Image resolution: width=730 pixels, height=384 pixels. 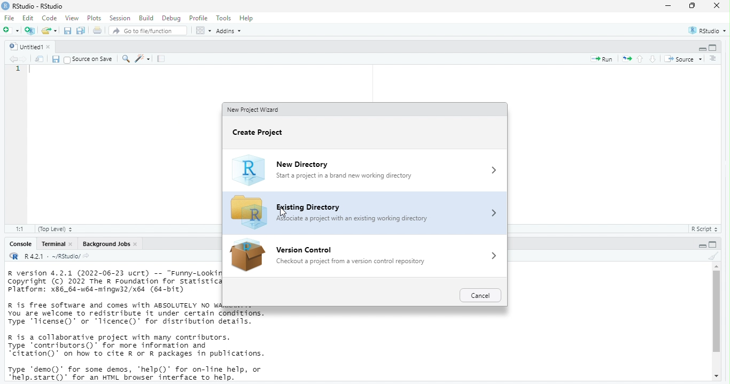 I want to click on profile, so click(x=199, y=18).